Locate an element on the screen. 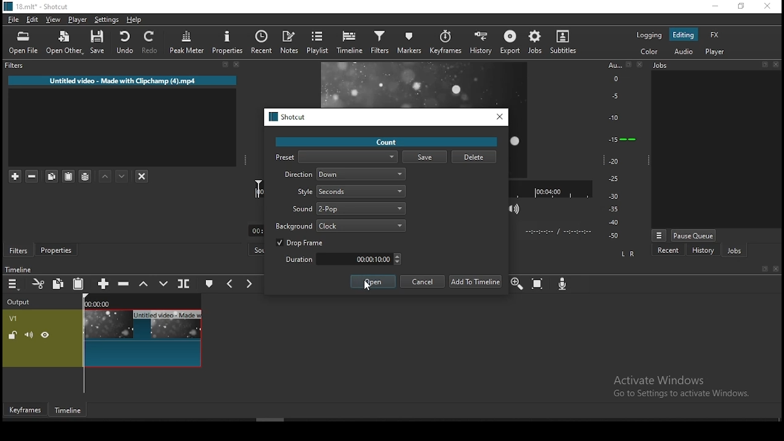 The height and width of the screenshot is (441, 784). create/edit marker is located at coordinates (209, 284).